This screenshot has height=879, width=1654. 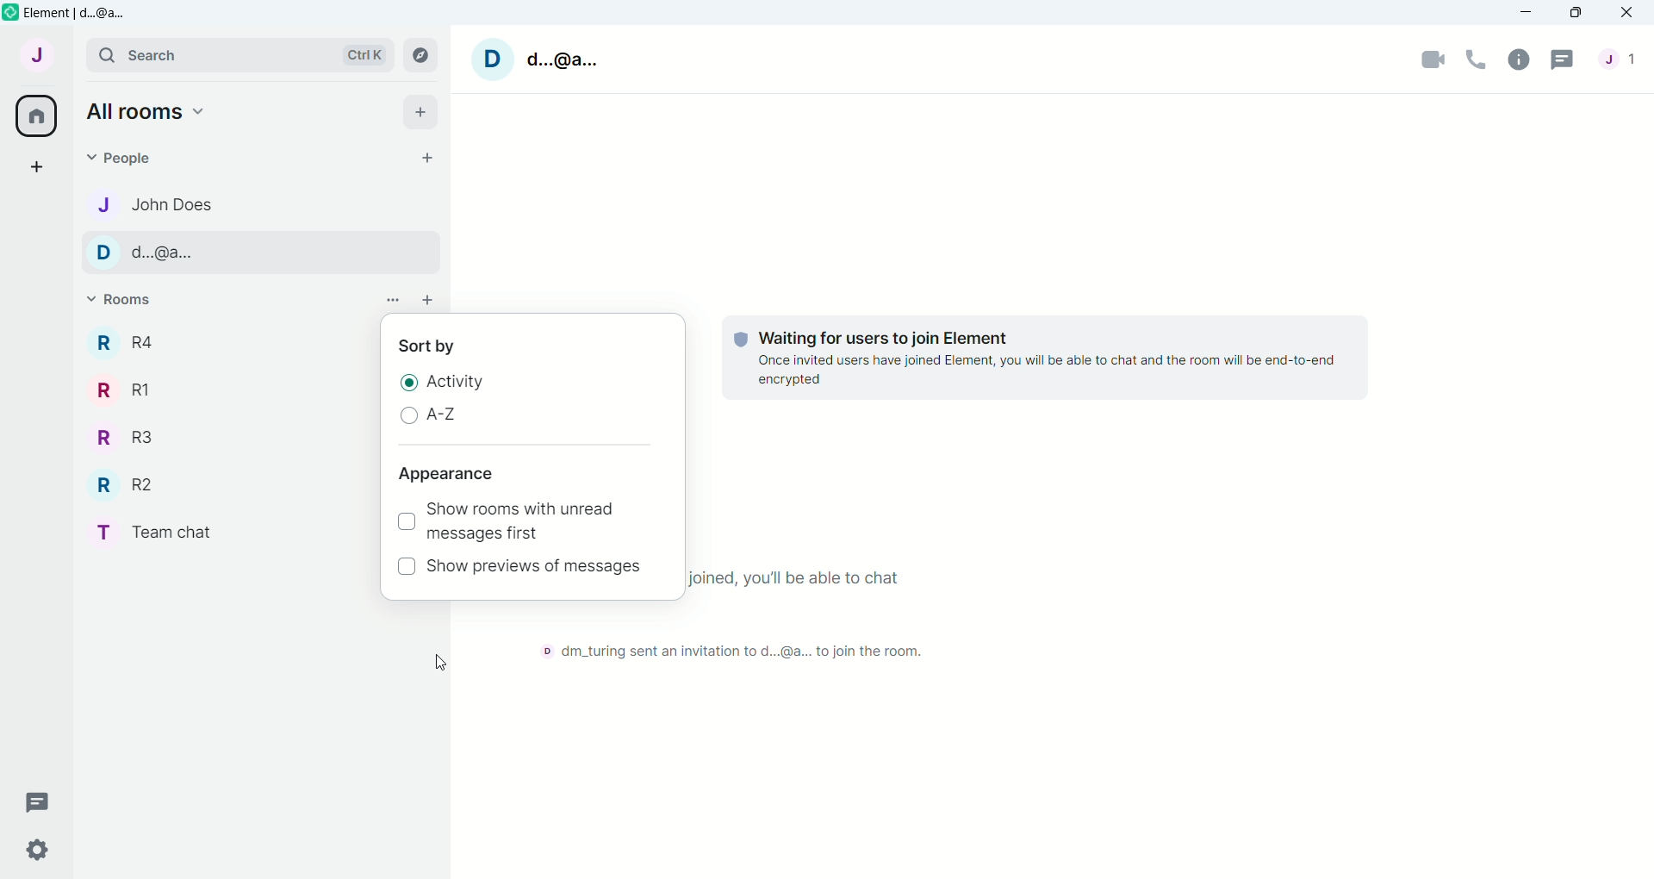 What do you see at coordinates (1627, 13) in the screenshot?
I see `Close` at bounding box center [1627, 13].